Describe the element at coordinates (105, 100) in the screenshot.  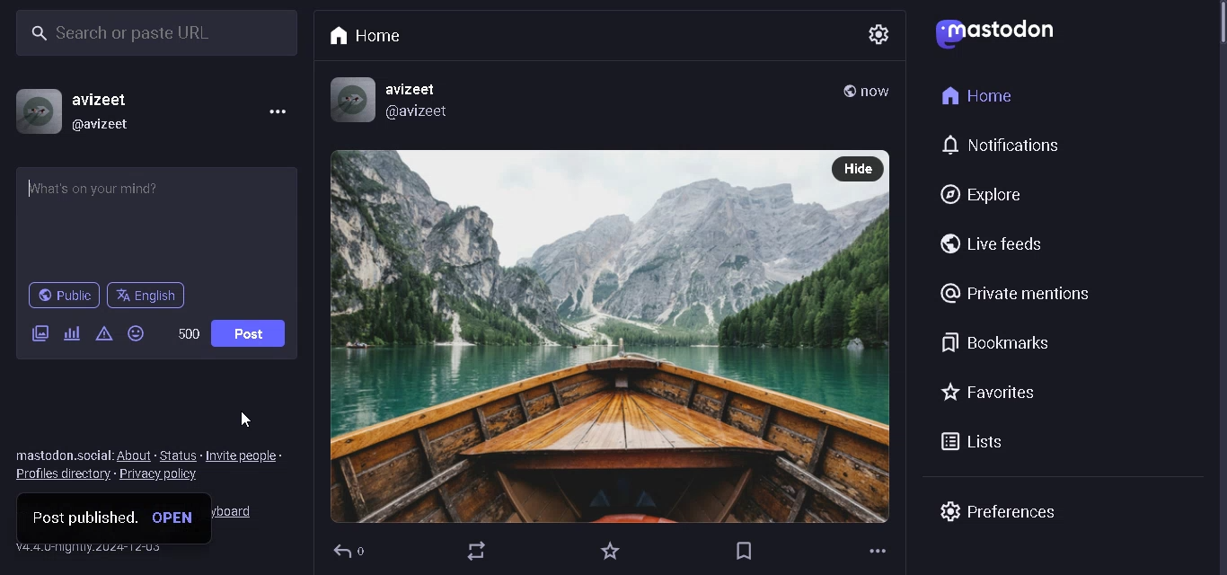
I see `username` at that location.